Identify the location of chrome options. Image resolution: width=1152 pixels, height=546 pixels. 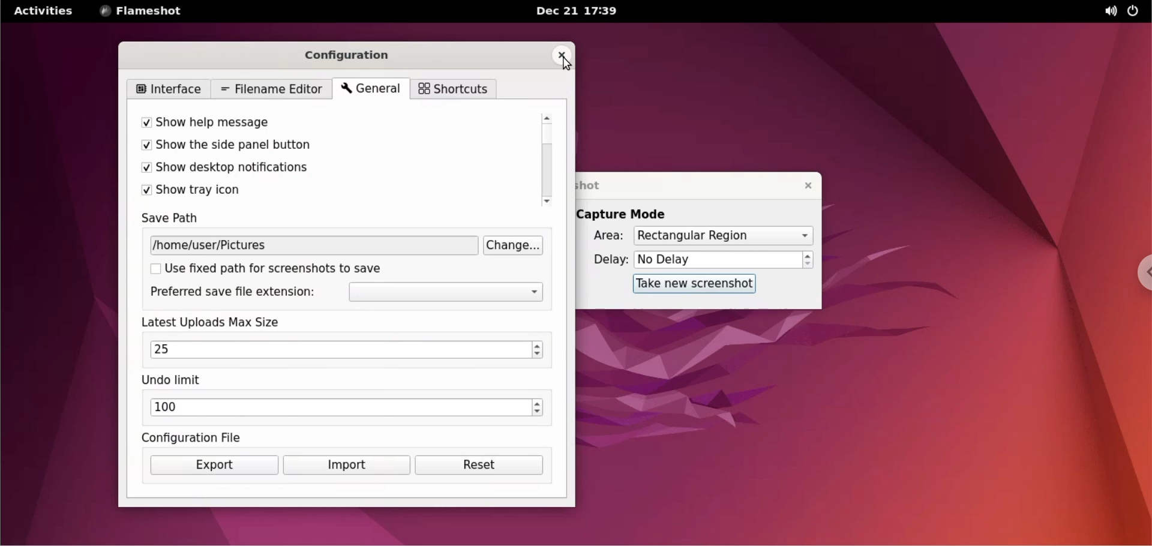
(1139, 274).